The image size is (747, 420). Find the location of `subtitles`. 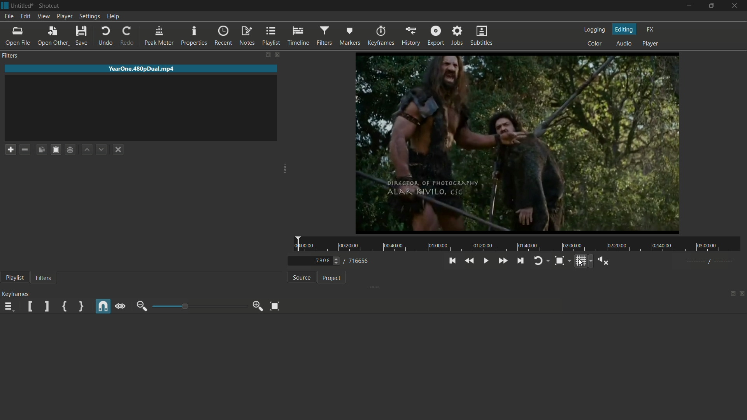

subtitles is located at coordinates (482, 35).